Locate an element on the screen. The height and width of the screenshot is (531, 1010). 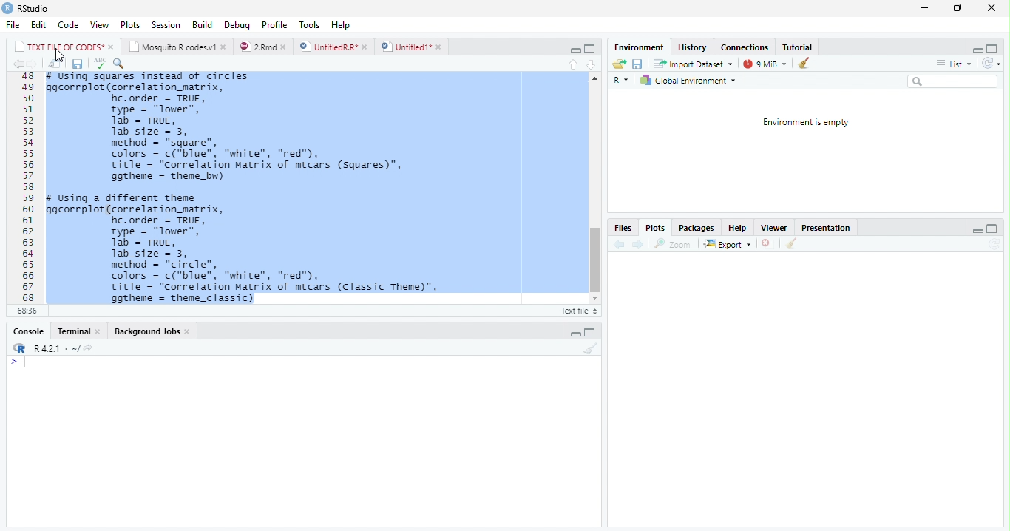
orrplot (correlation matrix,hc.order = TRUE,type = “lower”,lab = TRUE,lab_size = 3,method = “square”,colors = c("blue”, “white”, “red"),title = "Correlation Matrix of mtcars (squares)”,ggthene = theme_bw)sing a different themeorrplot{correlation_matrix,hc.order = TRUE,type = “lower”,lab = TRUE,lab_size = 3,method = “circle”,colors = c("blue”, “white”, “red”),title = "Correlation Matrix of mecars (Classic Theme)”,  is located at coordinates (311, 188).